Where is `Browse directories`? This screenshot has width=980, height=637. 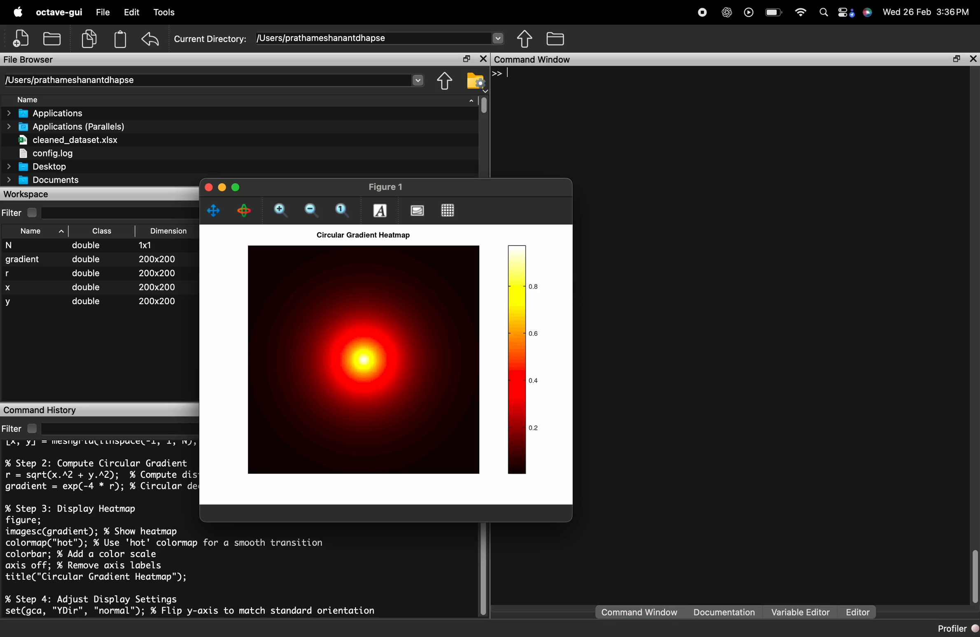 Browse directories is located at coordinates (525, 40).